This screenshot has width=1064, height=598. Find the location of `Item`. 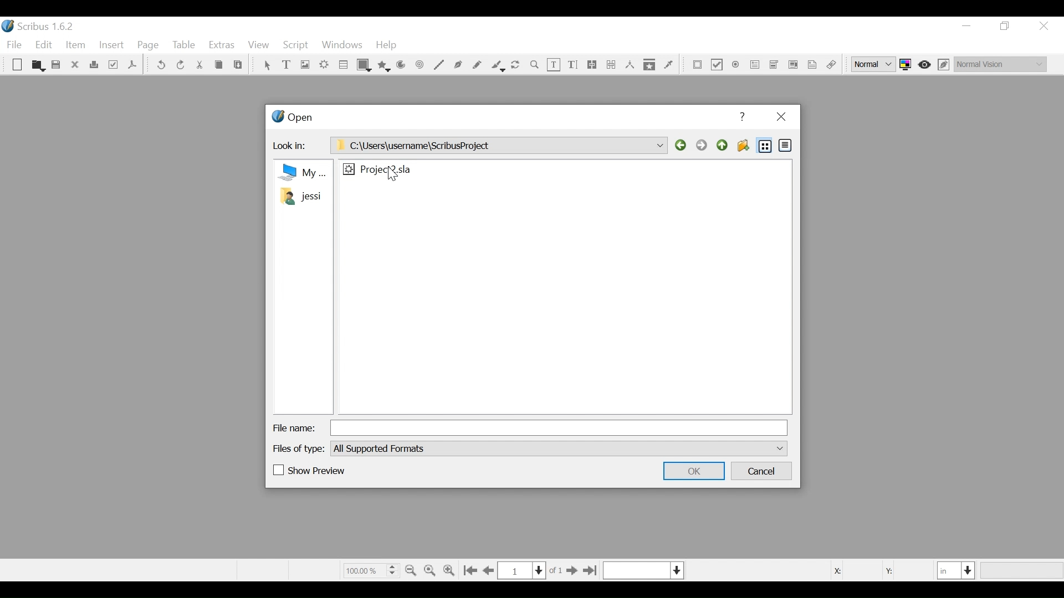

Item is located at coordinates (75, 45).